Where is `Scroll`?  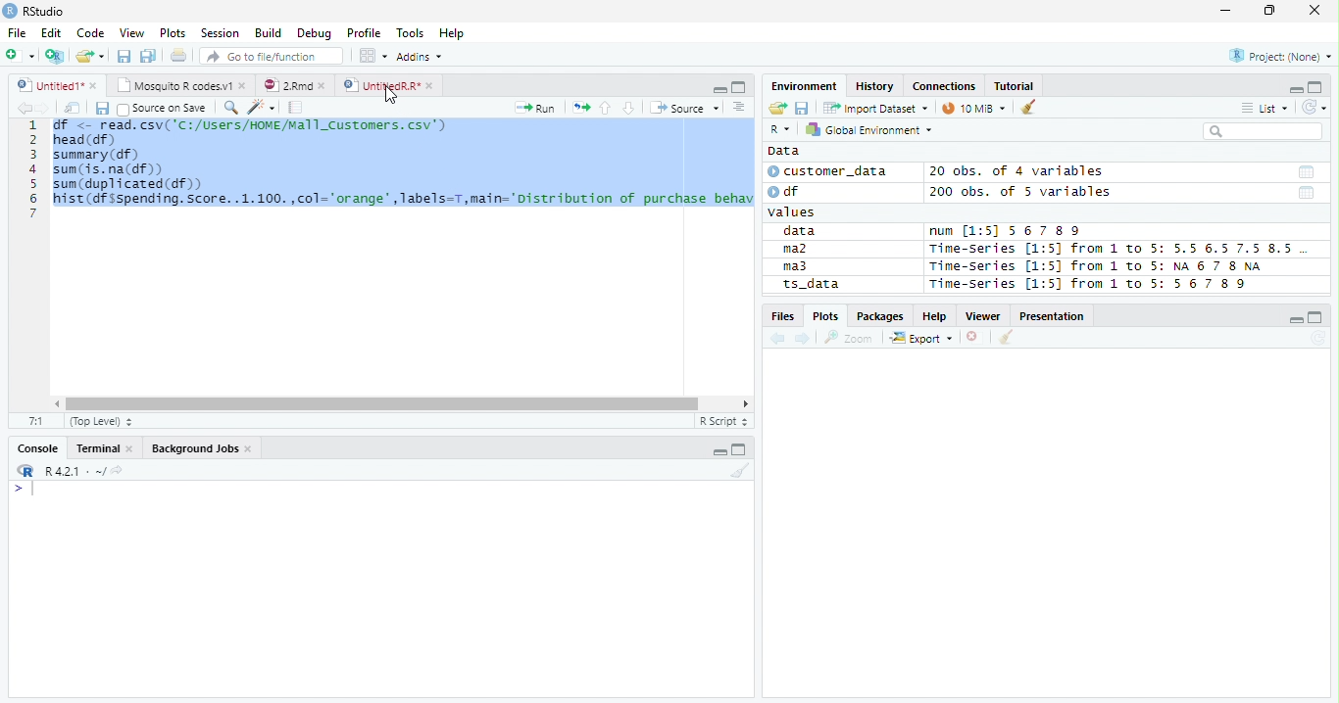
Scroll is located at coordinates (399, 405).